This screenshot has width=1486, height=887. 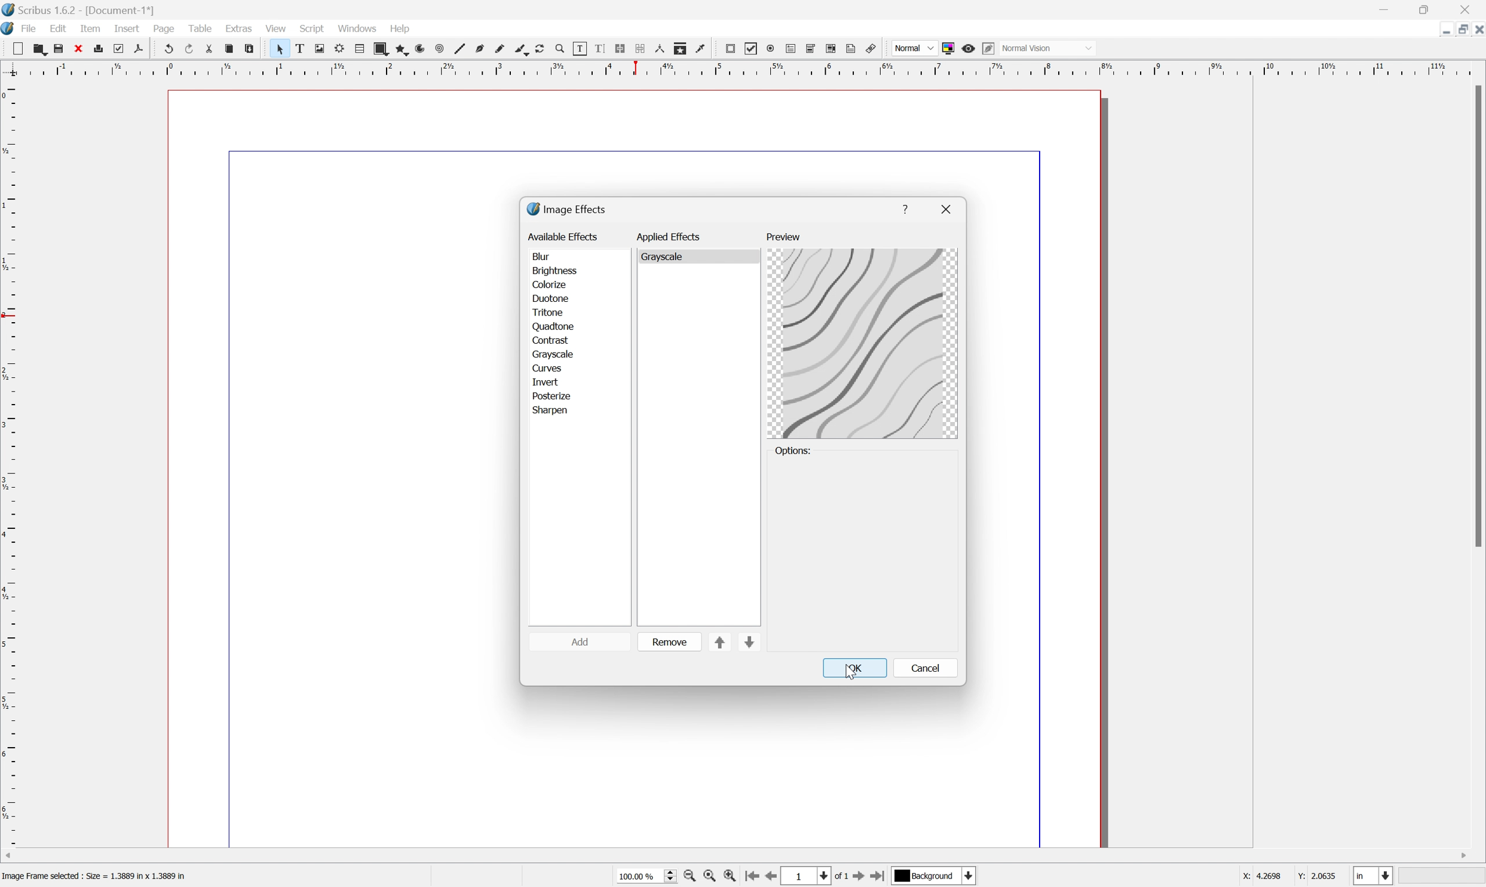 What do you see at coordinates (59, 29) in the screenshot?
I see `Edit` at bounding box center [59, 29].